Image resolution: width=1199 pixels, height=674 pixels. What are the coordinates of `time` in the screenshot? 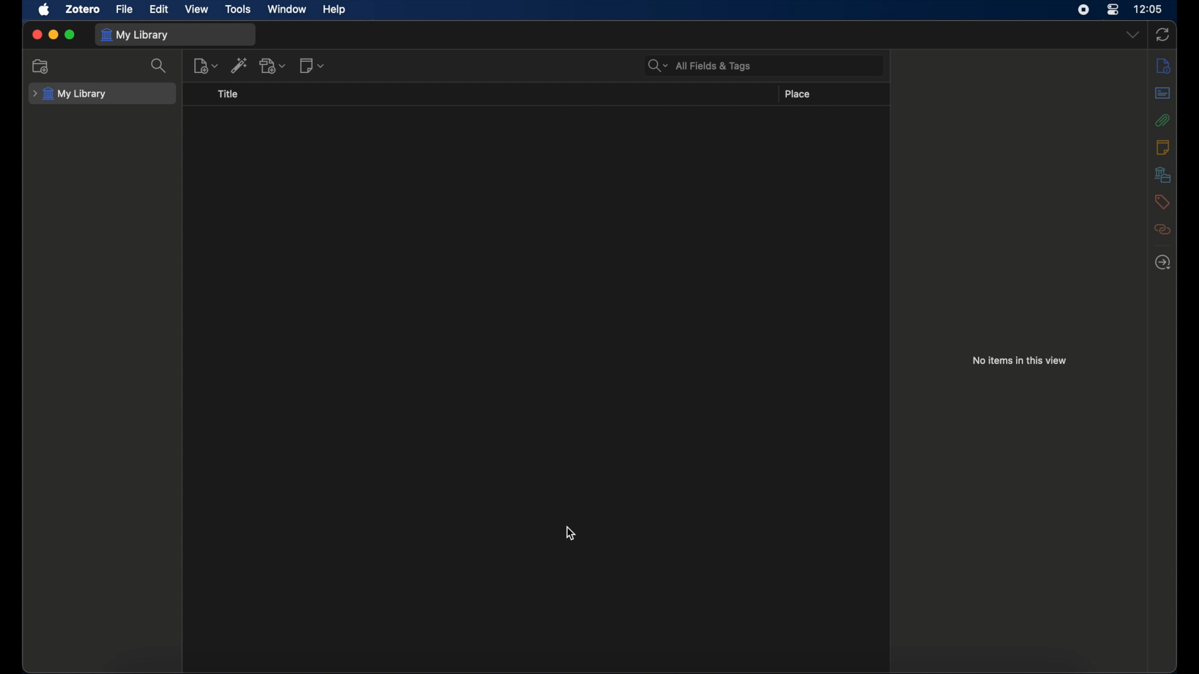 It's located at (1150, 8).